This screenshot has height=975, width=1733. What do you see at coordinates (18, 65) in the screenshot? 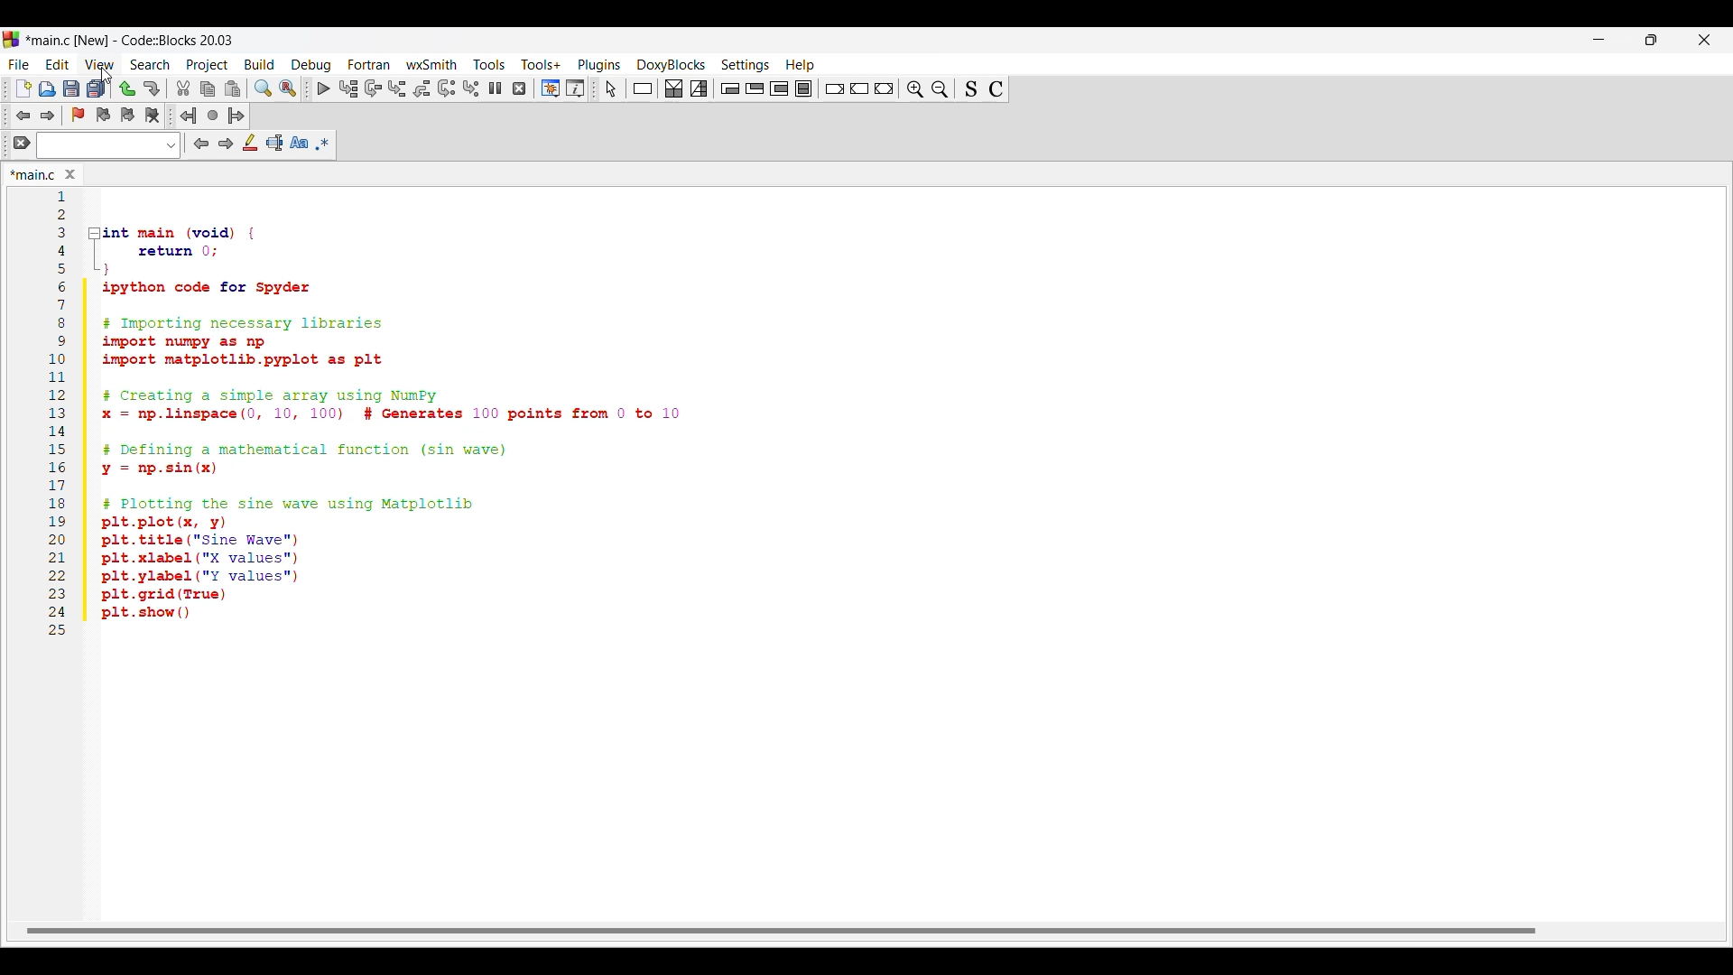
I see `File menu` at bounding box center [18, 65].